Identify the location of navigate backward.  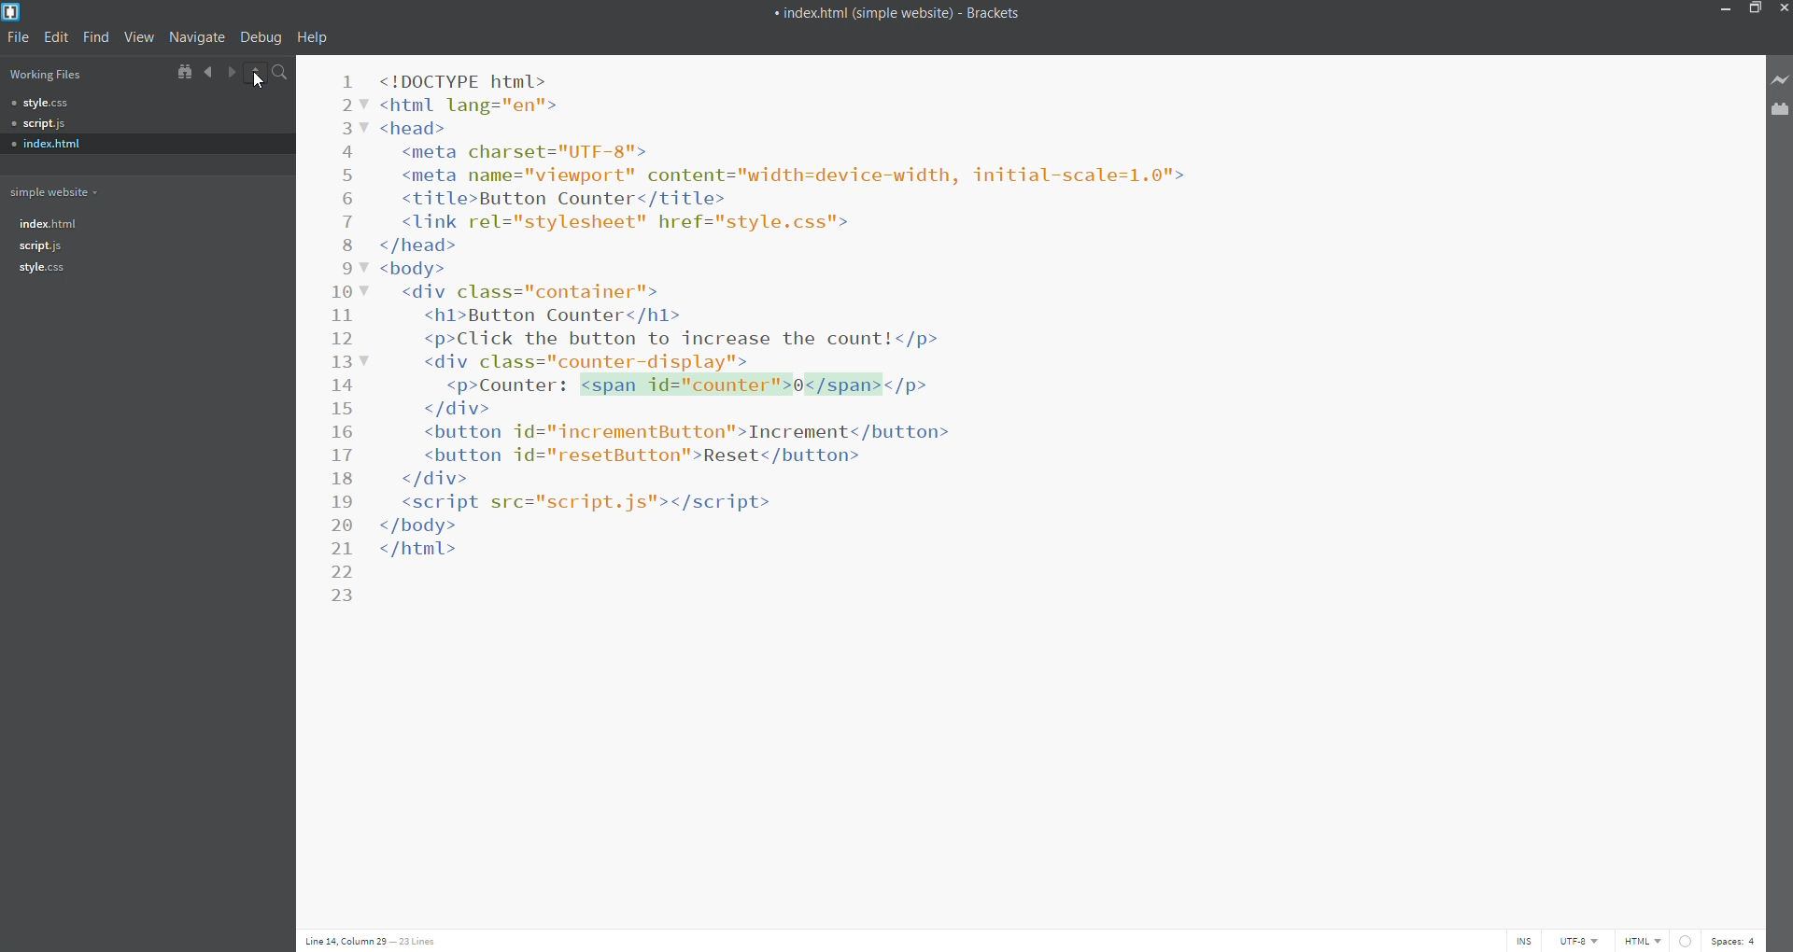
(209, 70).